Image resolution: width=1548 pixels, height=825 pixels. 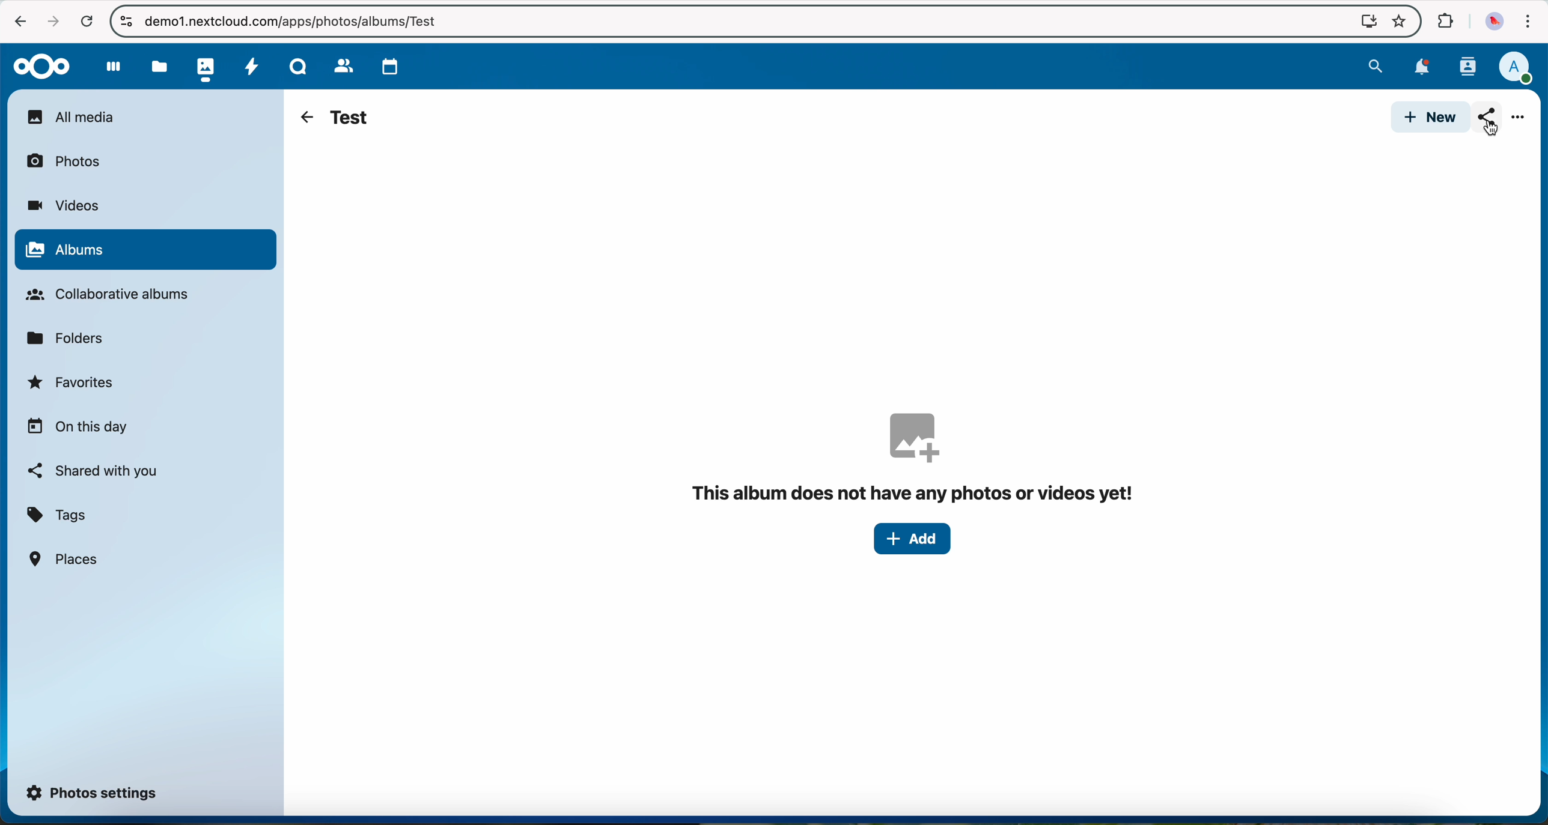 I want to click on customize and control Google Chrome, so click(x=1526, y=24).